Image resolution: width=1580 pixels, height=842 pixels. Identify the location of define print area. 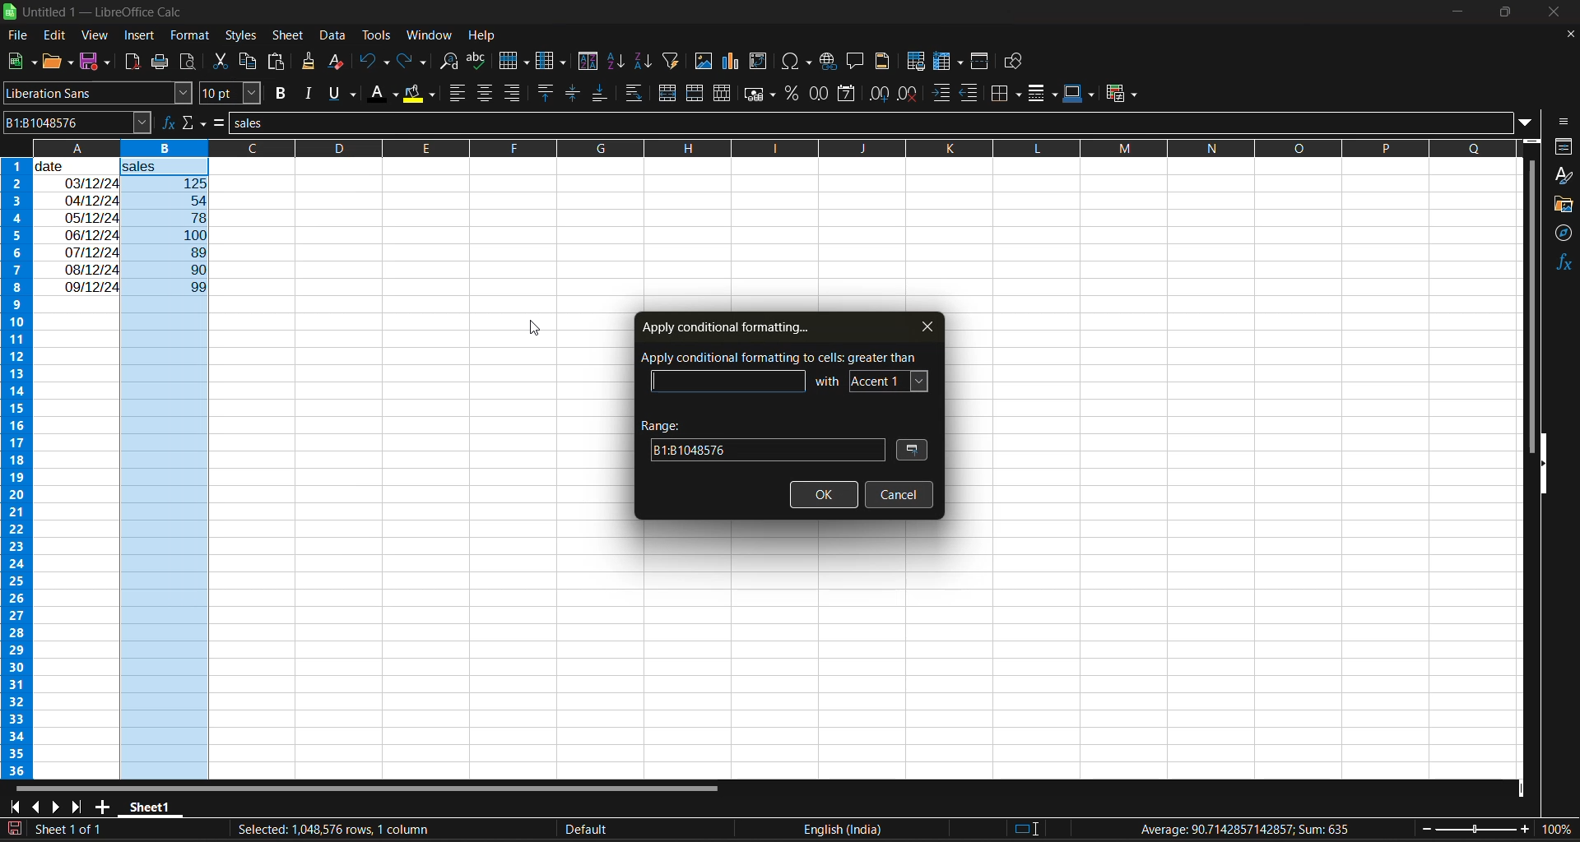
(919, 62).